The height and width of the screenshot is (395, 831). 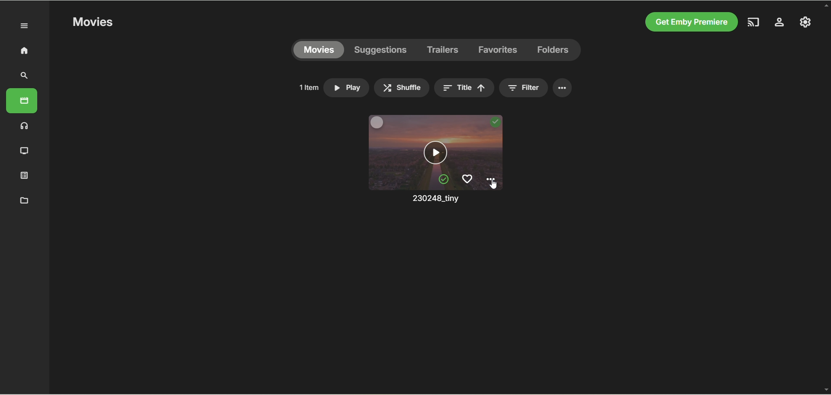 What do you see at coordinates (381, 50) in the screenshot?
I see `suggestions` at bounding box center [381, 50].